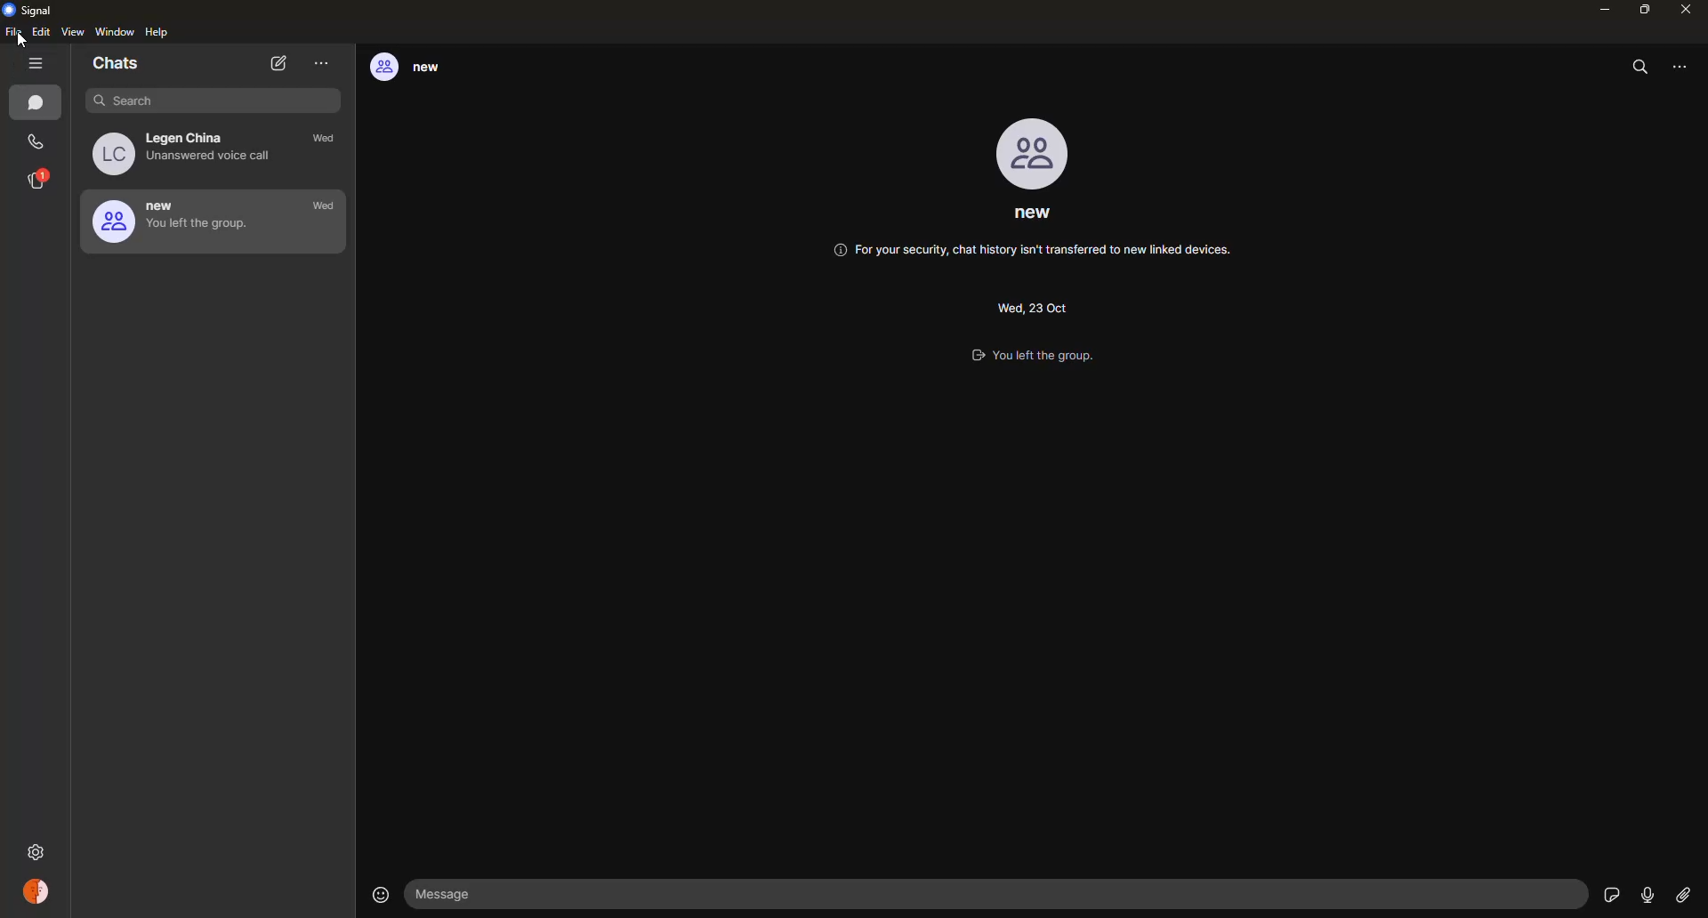 The width and height of the screenshot is (1708, 918). I want to click on profile, so click(1035, 154).